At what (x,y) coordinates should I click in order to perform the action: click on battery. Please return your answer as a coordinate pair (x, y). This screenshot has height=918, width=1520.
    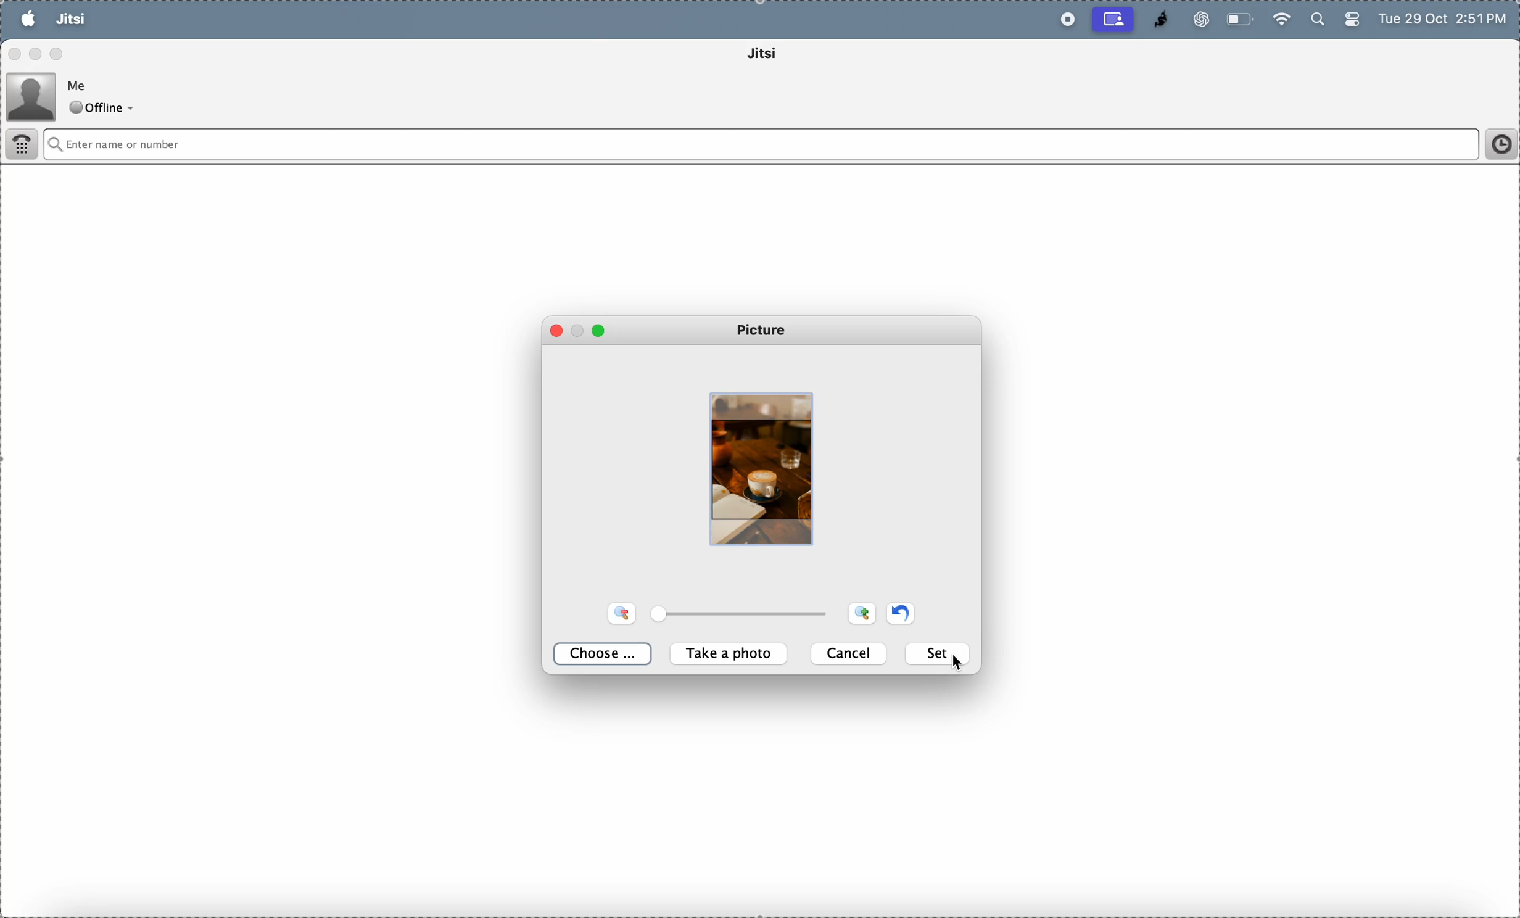
    Looking at the image, I should click on (1351, 22).